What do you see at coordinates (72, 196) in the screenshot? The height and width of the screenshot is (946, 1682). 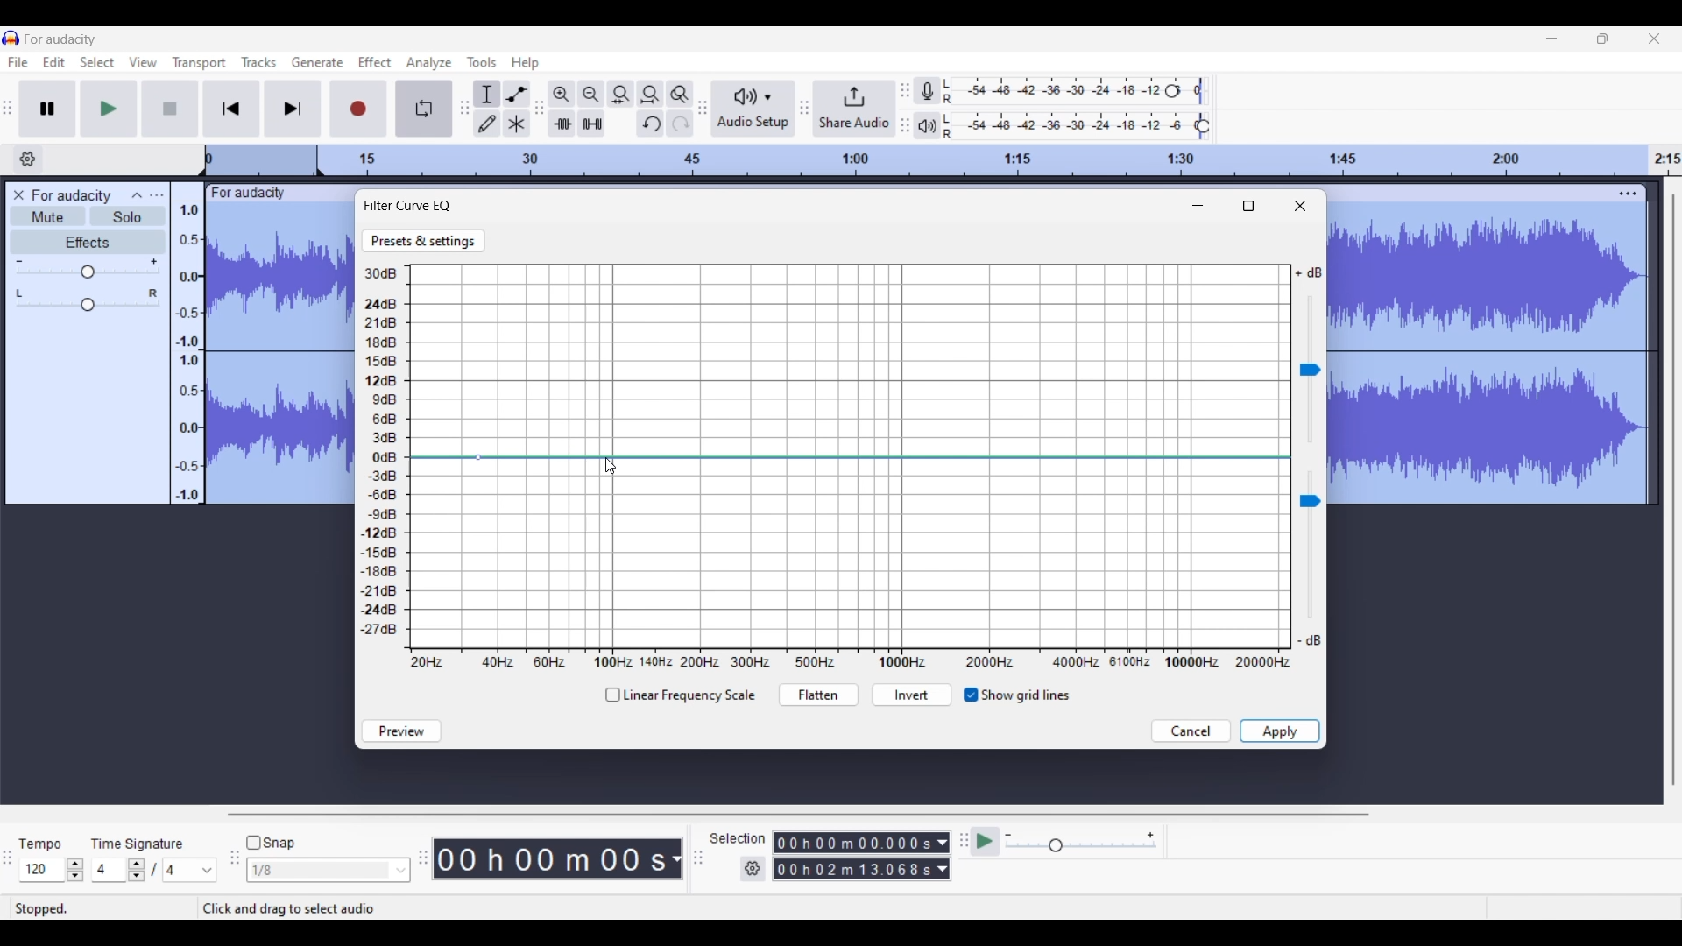 I see `Audio track name` at bounding box center [72, 196].